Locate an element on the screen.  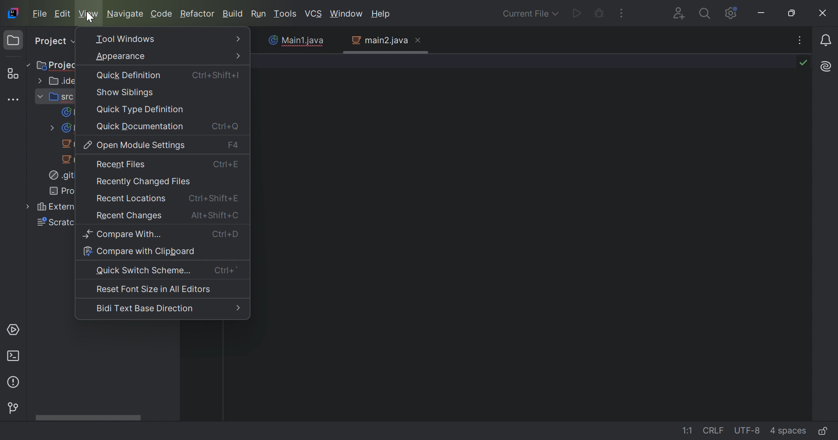
Run is located at coordinates (577, 14).